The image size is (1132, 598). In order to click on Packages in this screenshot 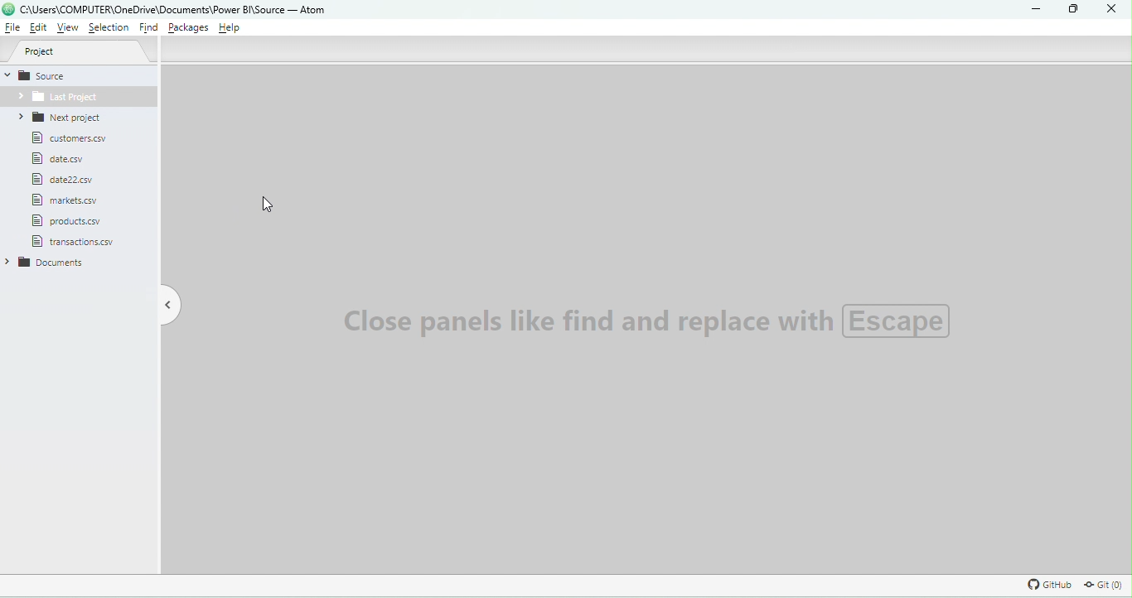, I will do `click(189, 28)`.